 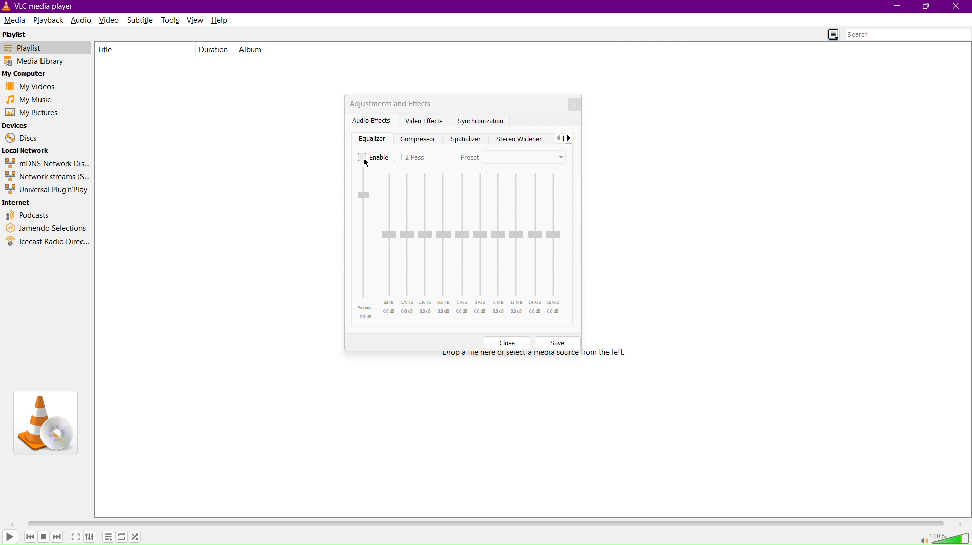 I want to click on Video, so click(x=110, y=19).